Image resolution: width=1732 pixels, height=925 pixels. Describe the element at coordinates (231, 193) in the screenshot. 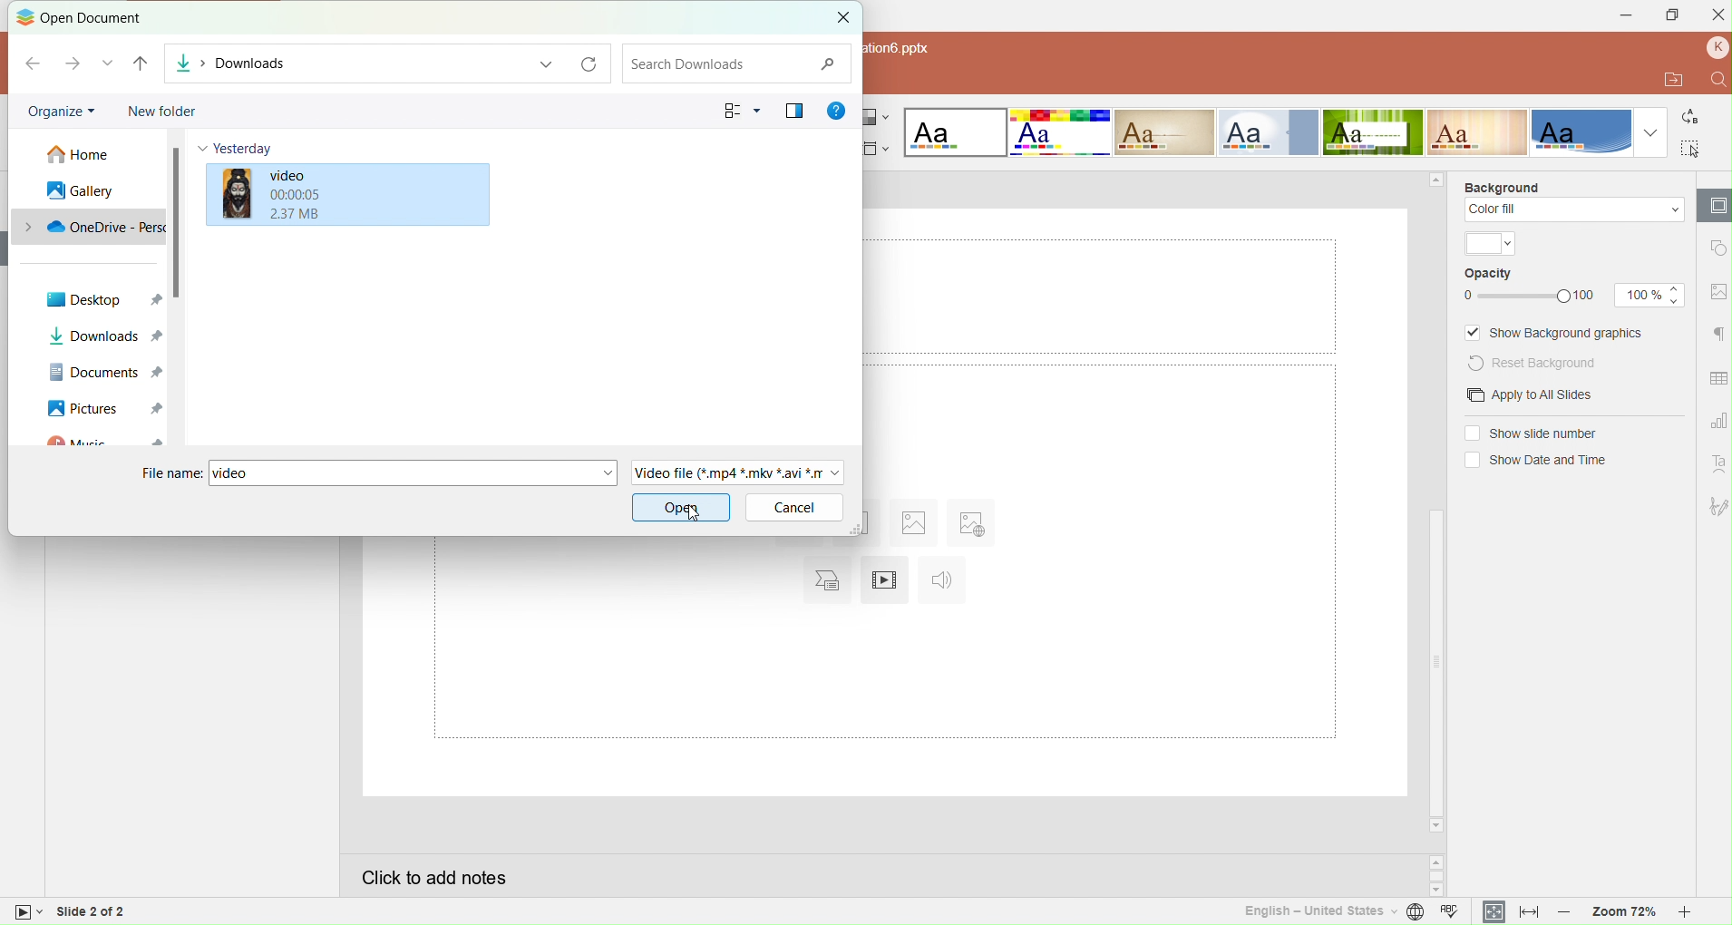

I see `image` at that location.